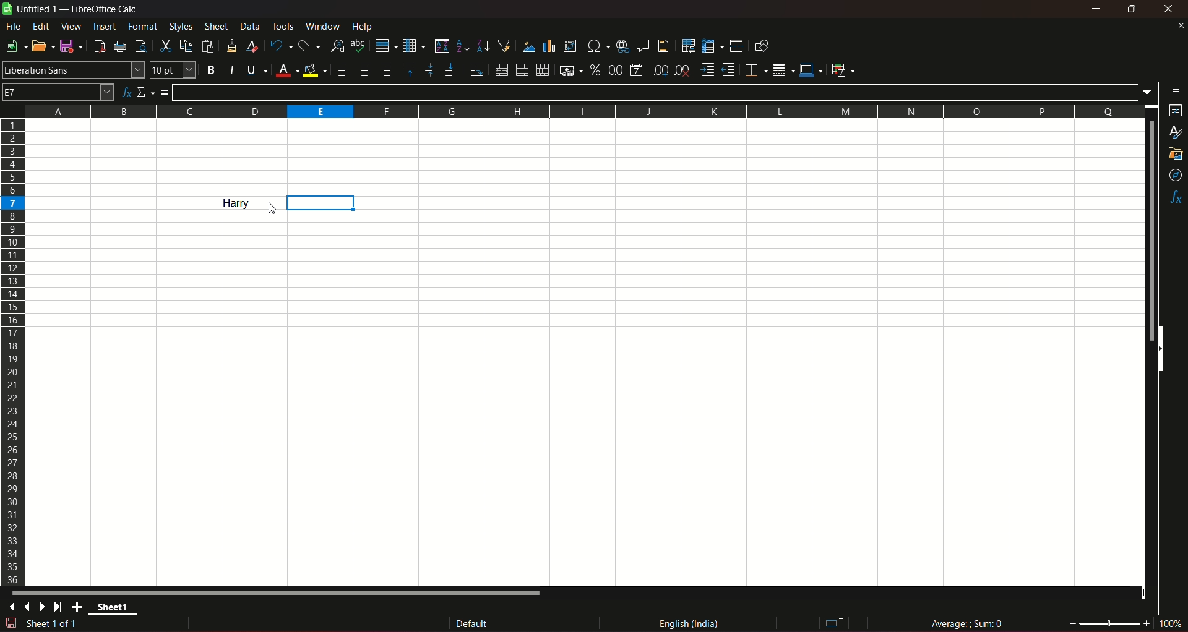 The width and height of the screenshot is (1188, 632). Describe the element at coordinates (232, 69) in the screenshot. I see `italic` at that location.